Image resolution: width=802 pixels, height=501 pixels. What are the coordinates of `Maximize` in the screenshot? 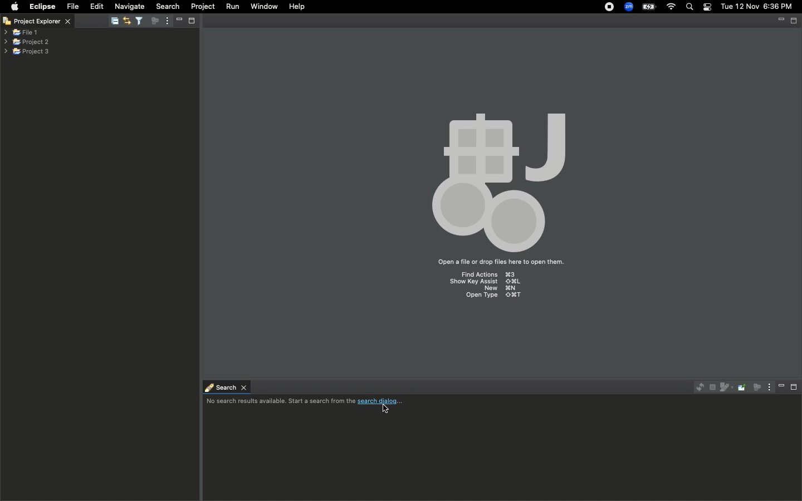 It's located at (795, 387).